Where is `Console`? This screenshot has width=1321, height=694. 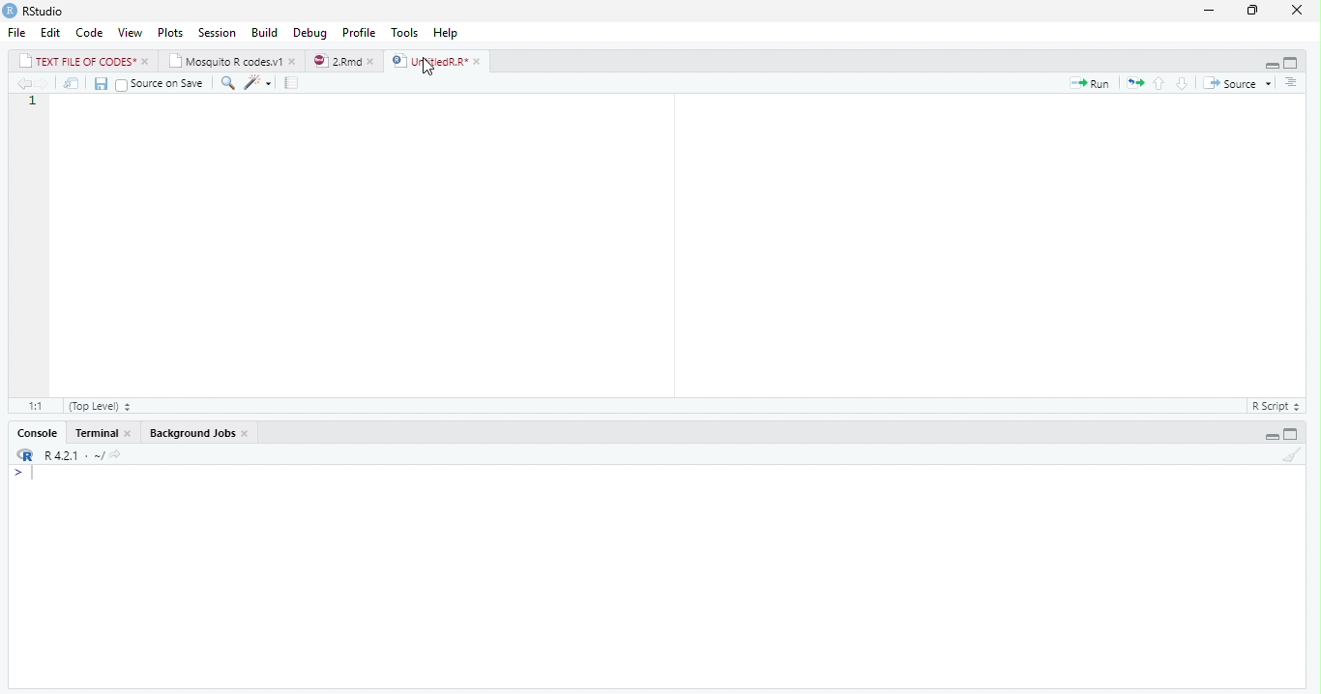 Console is located at coordinates (101, 433).